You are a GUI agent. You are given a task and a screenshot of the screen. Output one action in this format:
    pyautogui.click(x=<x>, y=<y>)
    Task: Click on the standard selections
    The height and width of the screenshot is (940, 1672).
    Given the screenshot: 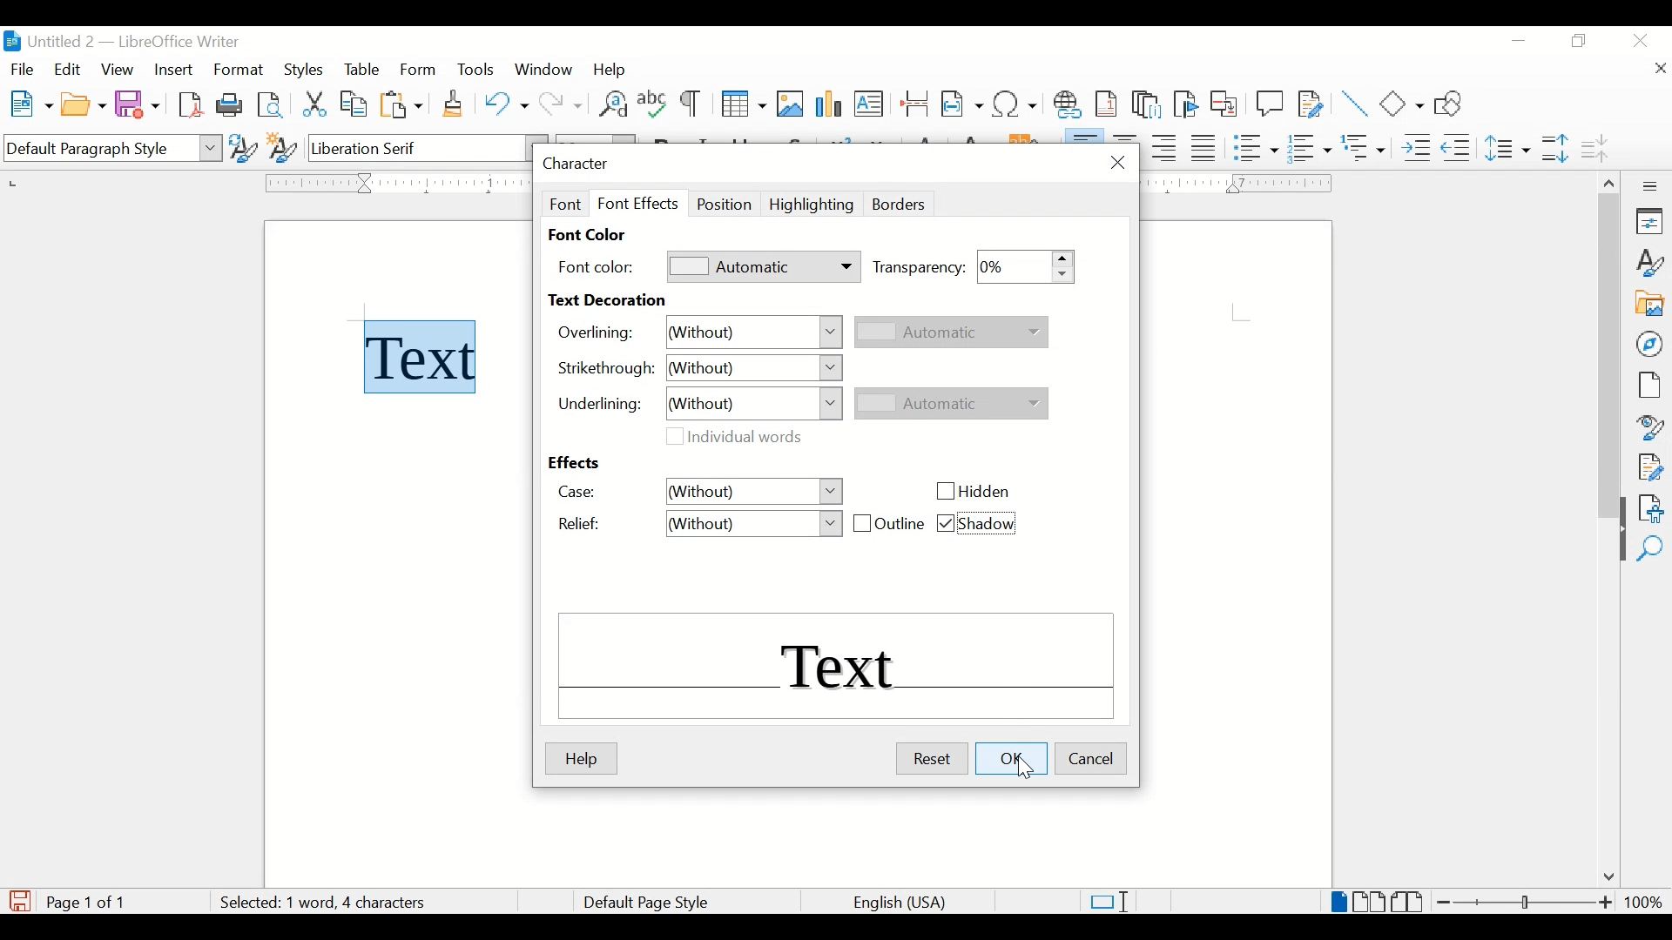 What is the action you would take?
    pyautogui.click(x=1109, y=901)
    